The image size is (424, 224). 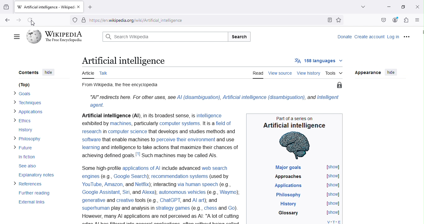 I want to click on Further reading, so click(x=33, y=192).